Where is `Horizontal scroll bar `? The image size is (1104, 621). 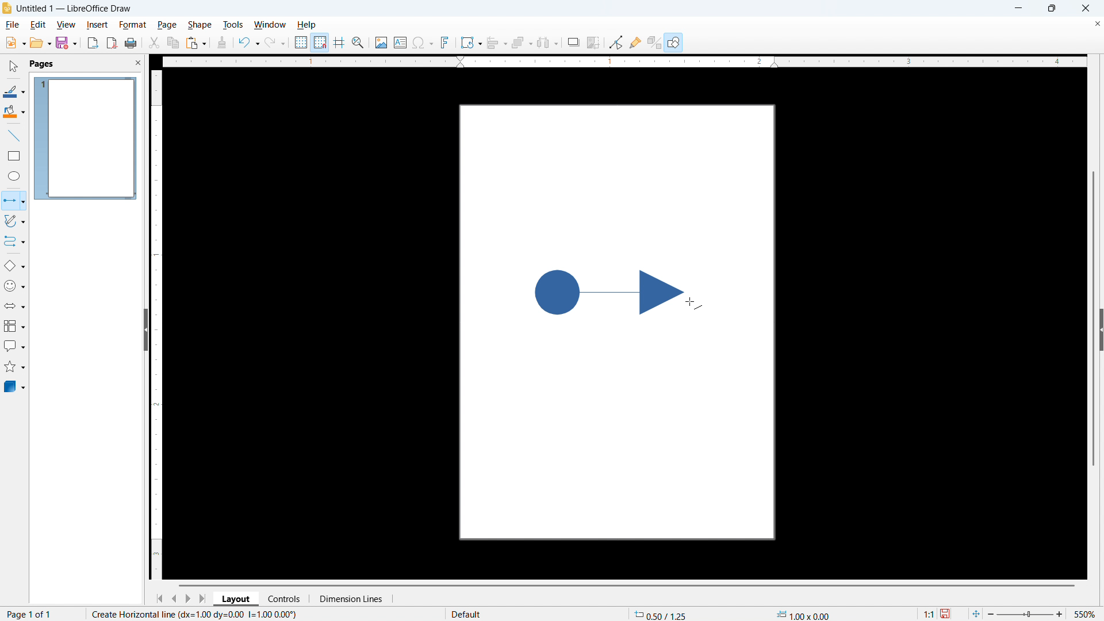 Horizontal scroll bar  is located at coordinates (627, 585).